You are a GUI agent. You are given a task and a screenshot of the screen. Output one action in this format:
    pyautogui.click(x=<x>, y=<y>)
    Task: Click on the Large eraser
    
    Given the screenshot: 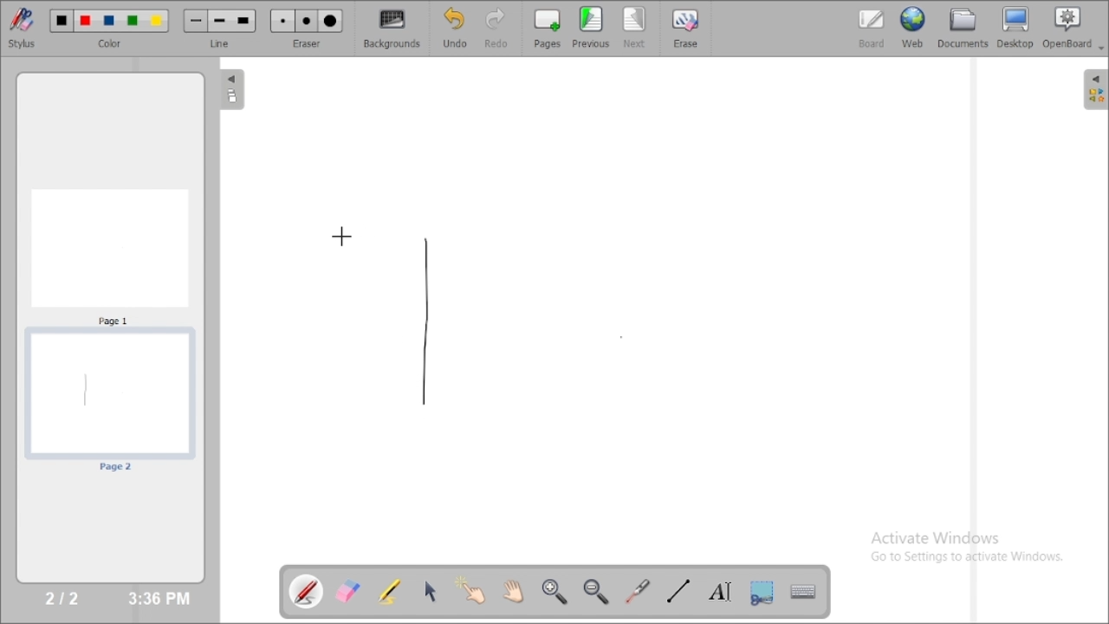 What is the action you would take?
    pyautogui.click(x=331, y=22)
    